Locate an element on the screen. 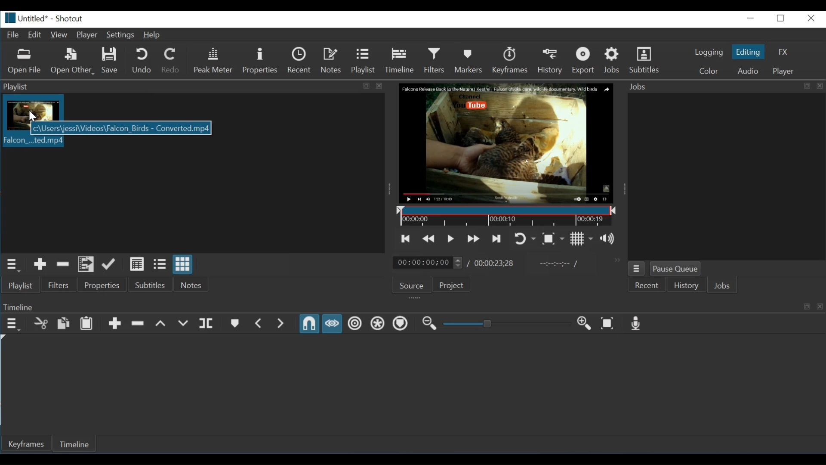 The width and height of the screenshot is (826, 465). Skip to the next point is located at coordinates (495, 239).